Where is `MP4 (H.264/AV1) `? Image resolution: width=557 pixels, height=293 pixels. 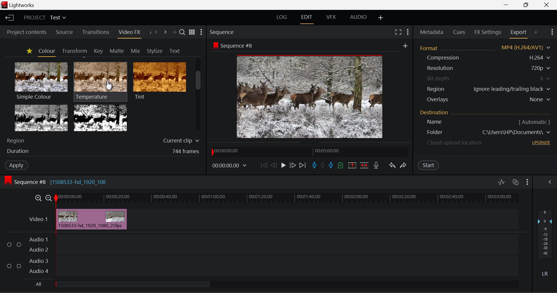
MP4 (H.264/AV1)  is located at coordinates (523, 48).